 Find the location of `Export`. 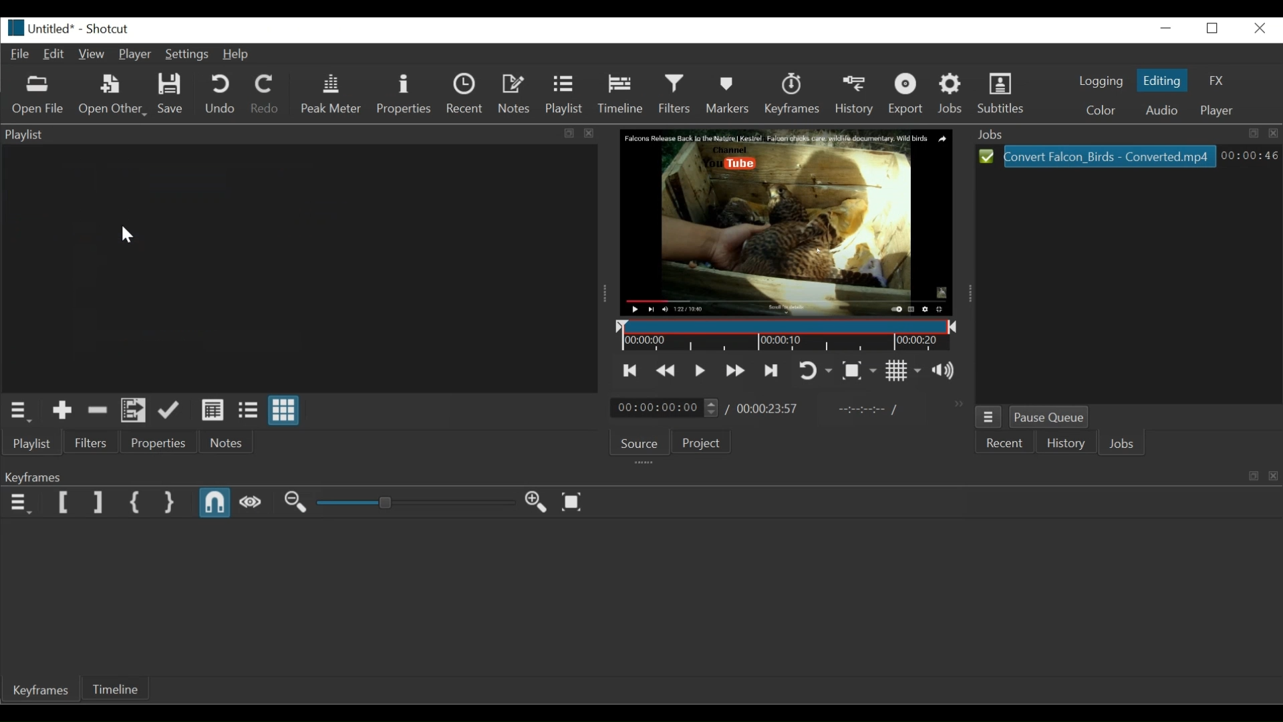

Export is located at coordinates (907, 94).